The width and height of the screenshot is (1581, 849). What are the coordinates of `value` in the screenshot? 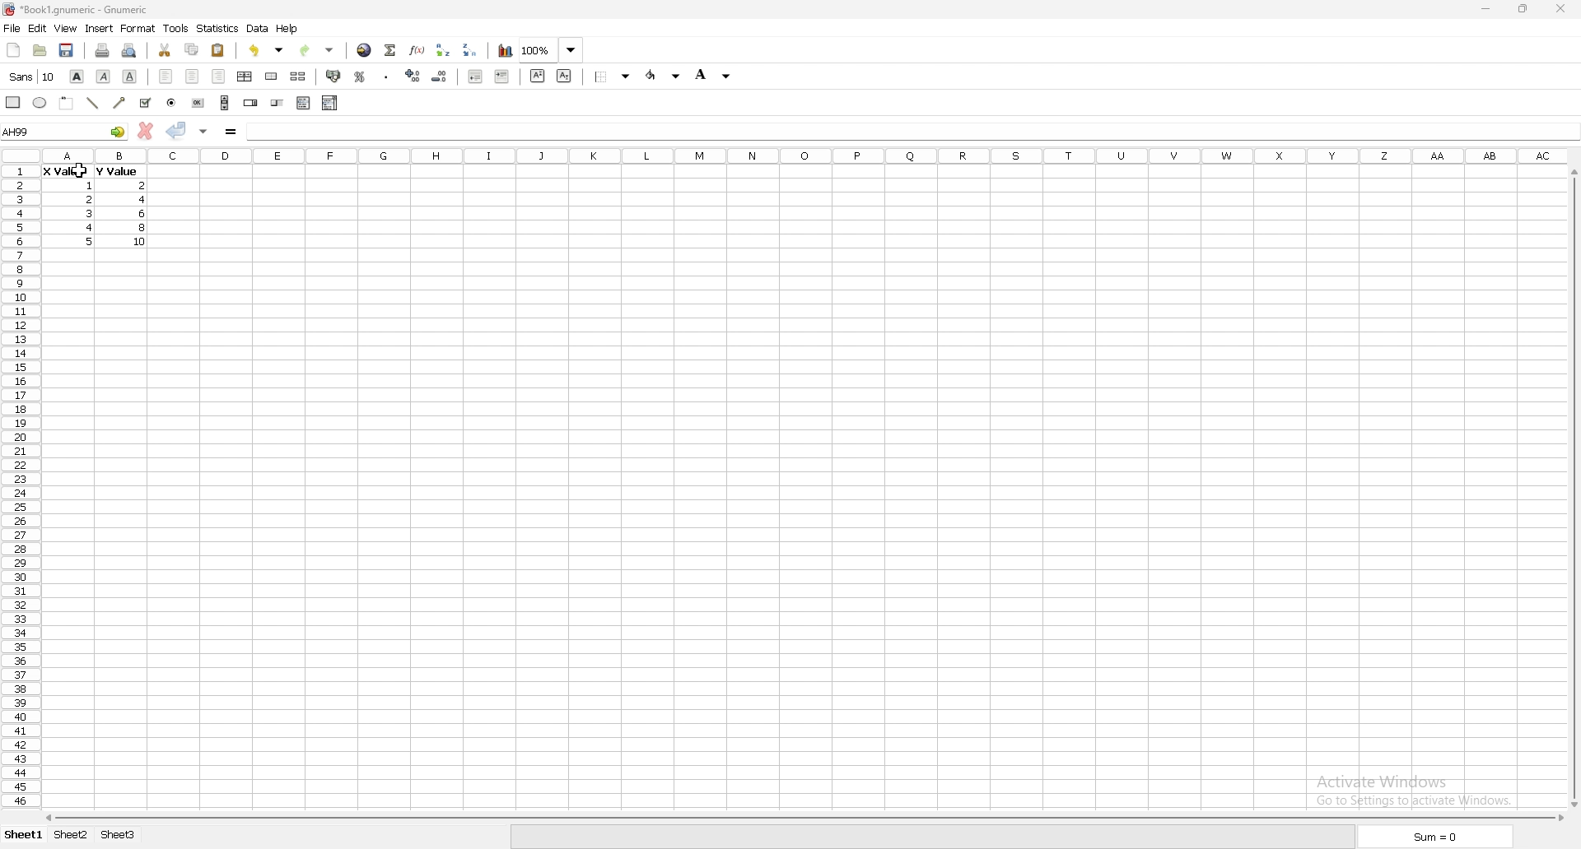 It's located at (88, 199).